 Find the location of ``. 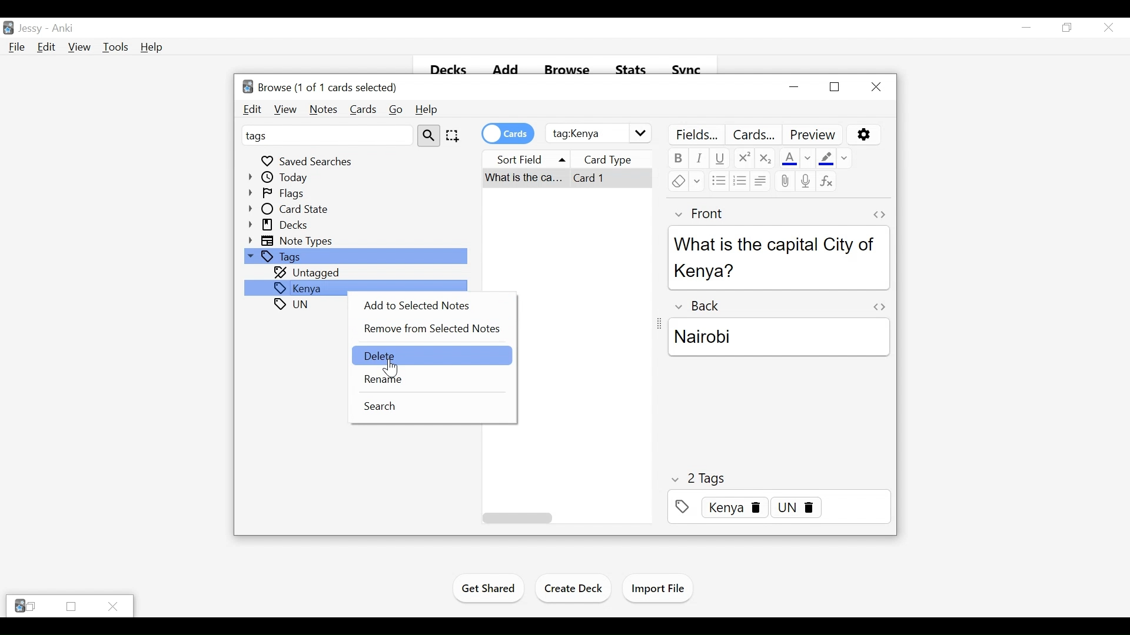

 is located at coordinates (765, 158).